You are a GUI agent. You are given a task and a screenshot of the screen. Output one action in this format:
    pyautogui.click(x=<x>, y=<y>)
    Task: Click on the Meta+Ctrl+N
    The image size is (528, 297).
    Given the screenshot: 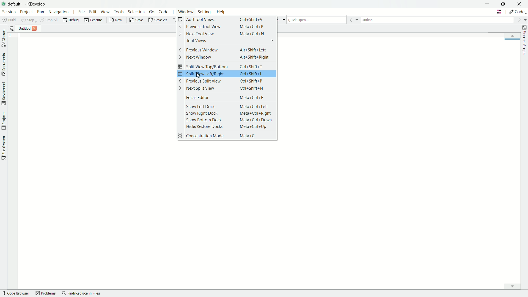 What is the action you would take?
    pyautogui.click(x=254, y=33)
    